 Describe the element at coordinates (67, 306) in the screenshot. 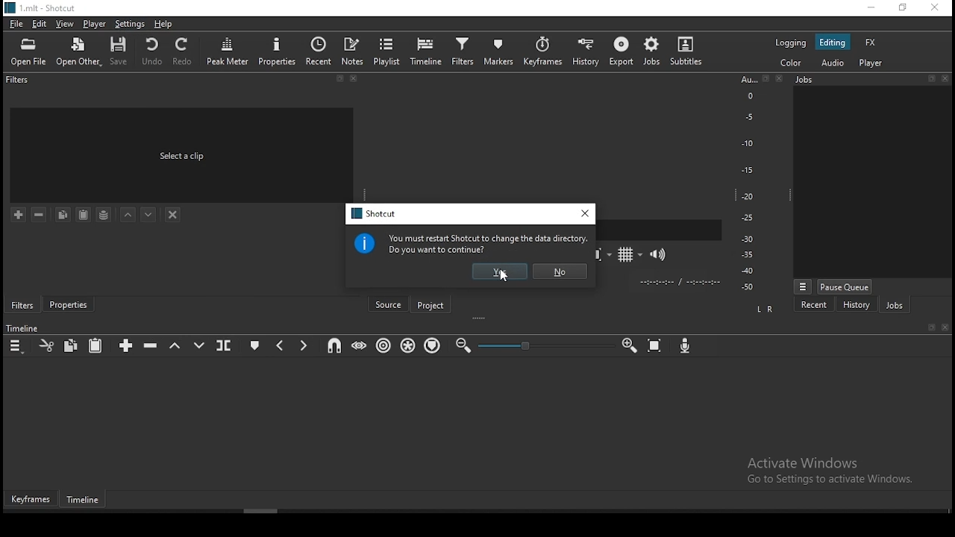

I see `properties` at that location.